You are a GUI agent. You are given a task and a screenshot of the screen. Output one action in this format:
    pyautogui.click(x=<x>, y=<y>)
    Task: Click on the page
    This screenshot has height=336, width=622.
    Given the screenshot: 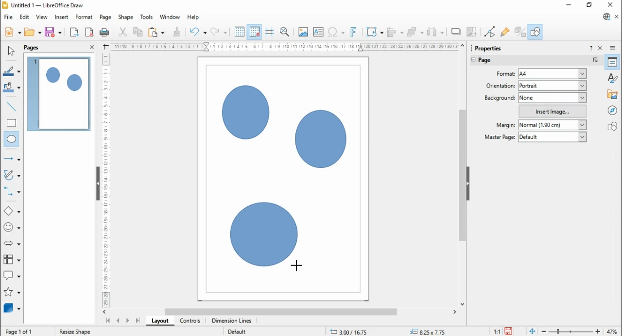 What is the action you would take?
    pyautogui.click(x=491, y=61)
    